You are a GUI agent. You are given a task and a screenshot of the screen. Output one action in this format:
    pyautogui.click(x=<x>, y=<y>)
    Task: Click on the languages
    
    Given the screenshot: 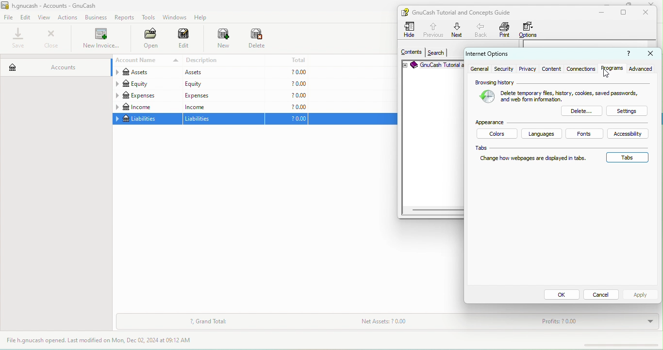 What is the action you would take?
    pyautogui.click(x=543, y=133)
    